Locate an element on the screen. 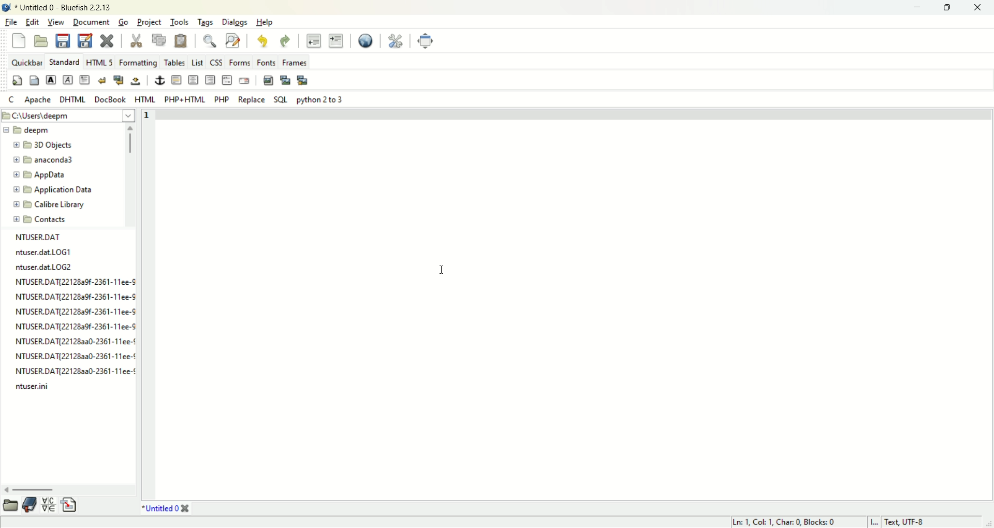  preferences is located at coordinates (395, 41).